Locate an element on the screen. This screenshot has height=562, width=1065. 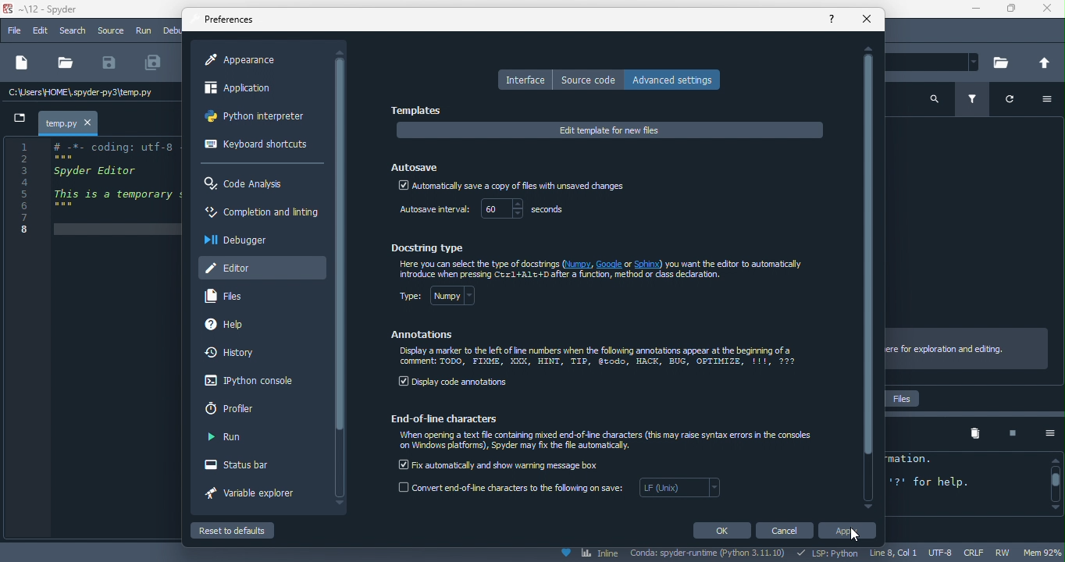
run is located at coordinates (226, 438).